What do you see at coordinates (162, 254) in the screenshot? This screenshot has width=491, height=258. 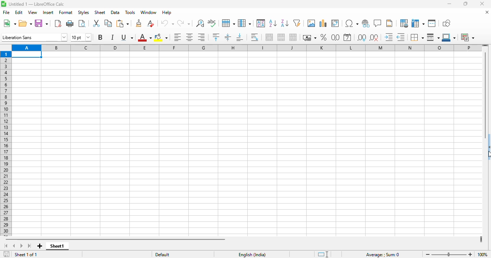 I see `default` at bounding box center [162, 254].